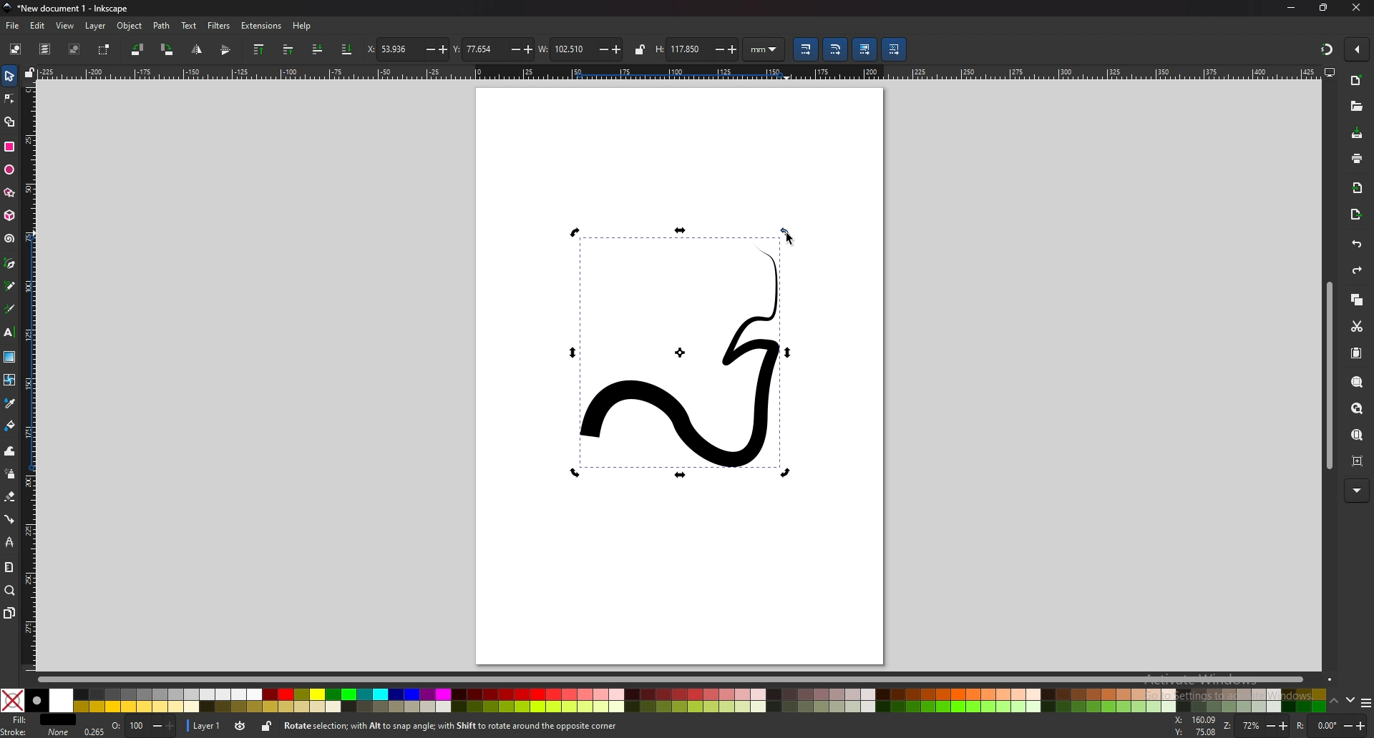  Describe the element at coordinates (260, 26) in the screenshot. I see `extensions` at that location.